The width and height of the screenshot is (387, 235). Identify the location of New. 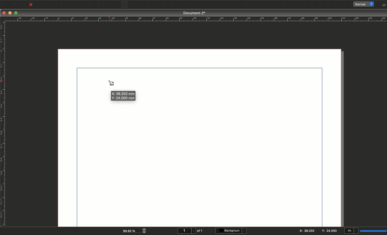
(6, 4).